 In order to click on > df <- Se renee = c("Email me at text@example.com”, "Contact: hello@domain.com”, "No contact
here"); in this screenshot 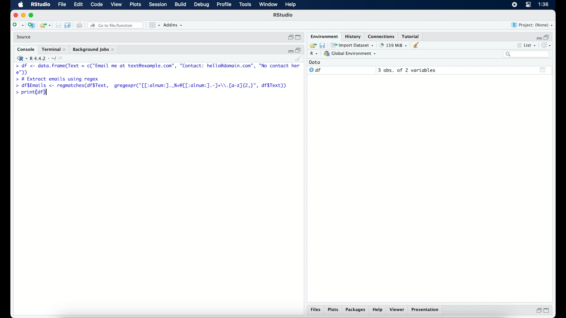, I will do `click(158, 69)`.